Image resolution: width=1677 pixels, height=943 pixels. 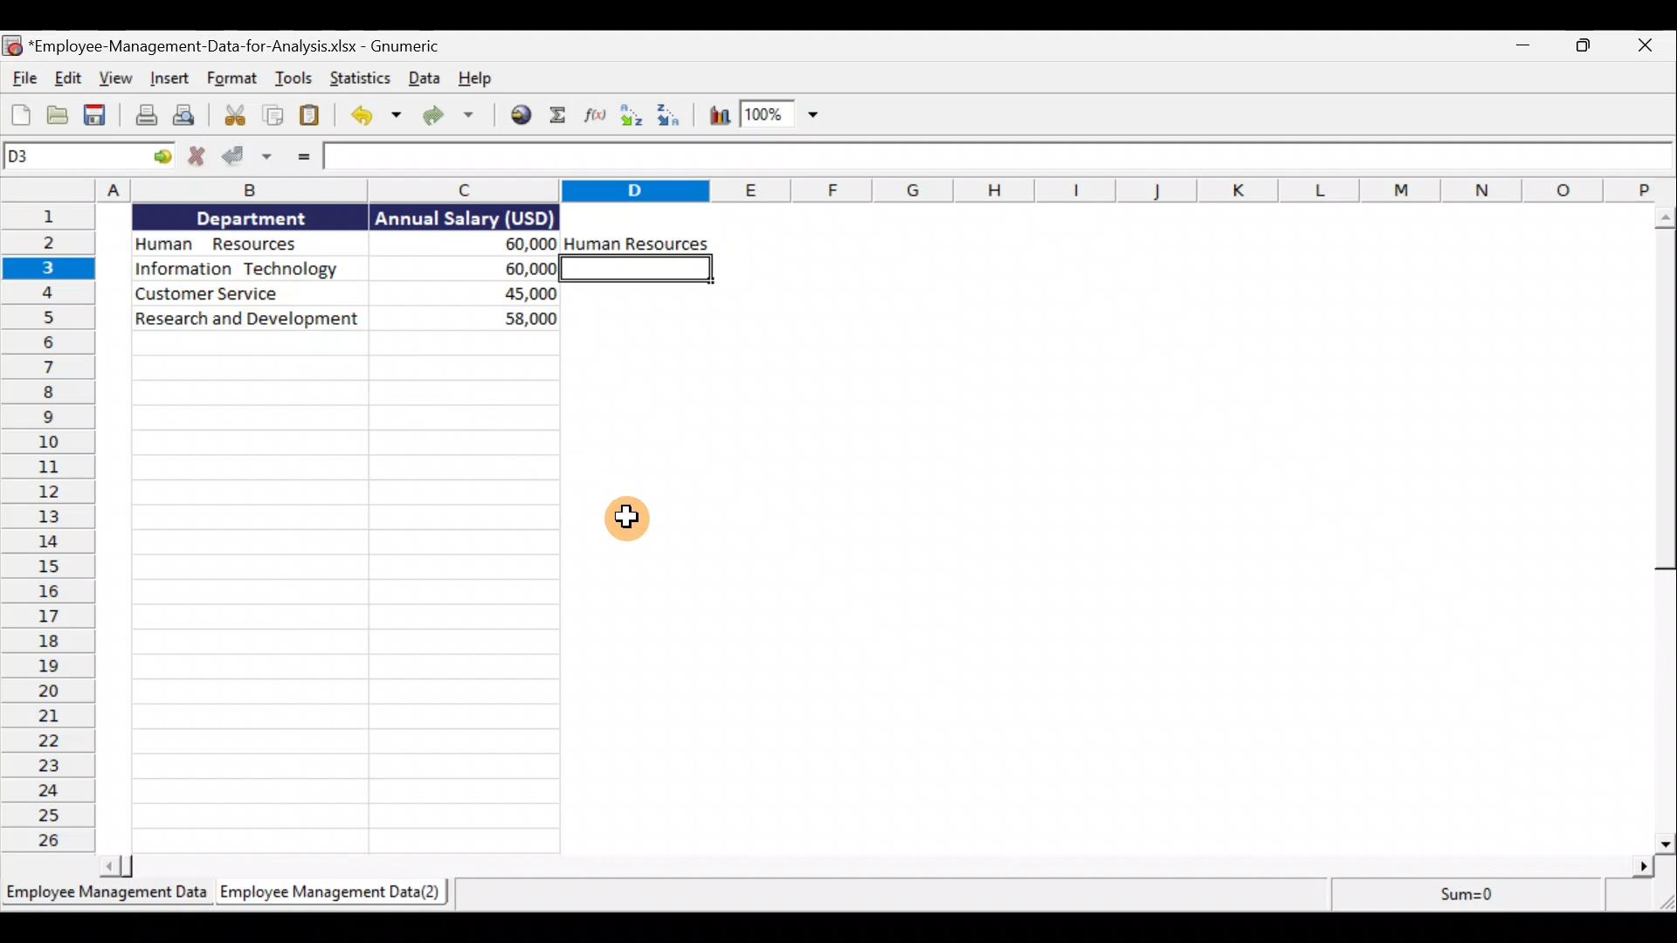 What do you see at coordinates (1455, 896) in the screenshot?
I see `sum=0` at bounding box center [1455, 896].